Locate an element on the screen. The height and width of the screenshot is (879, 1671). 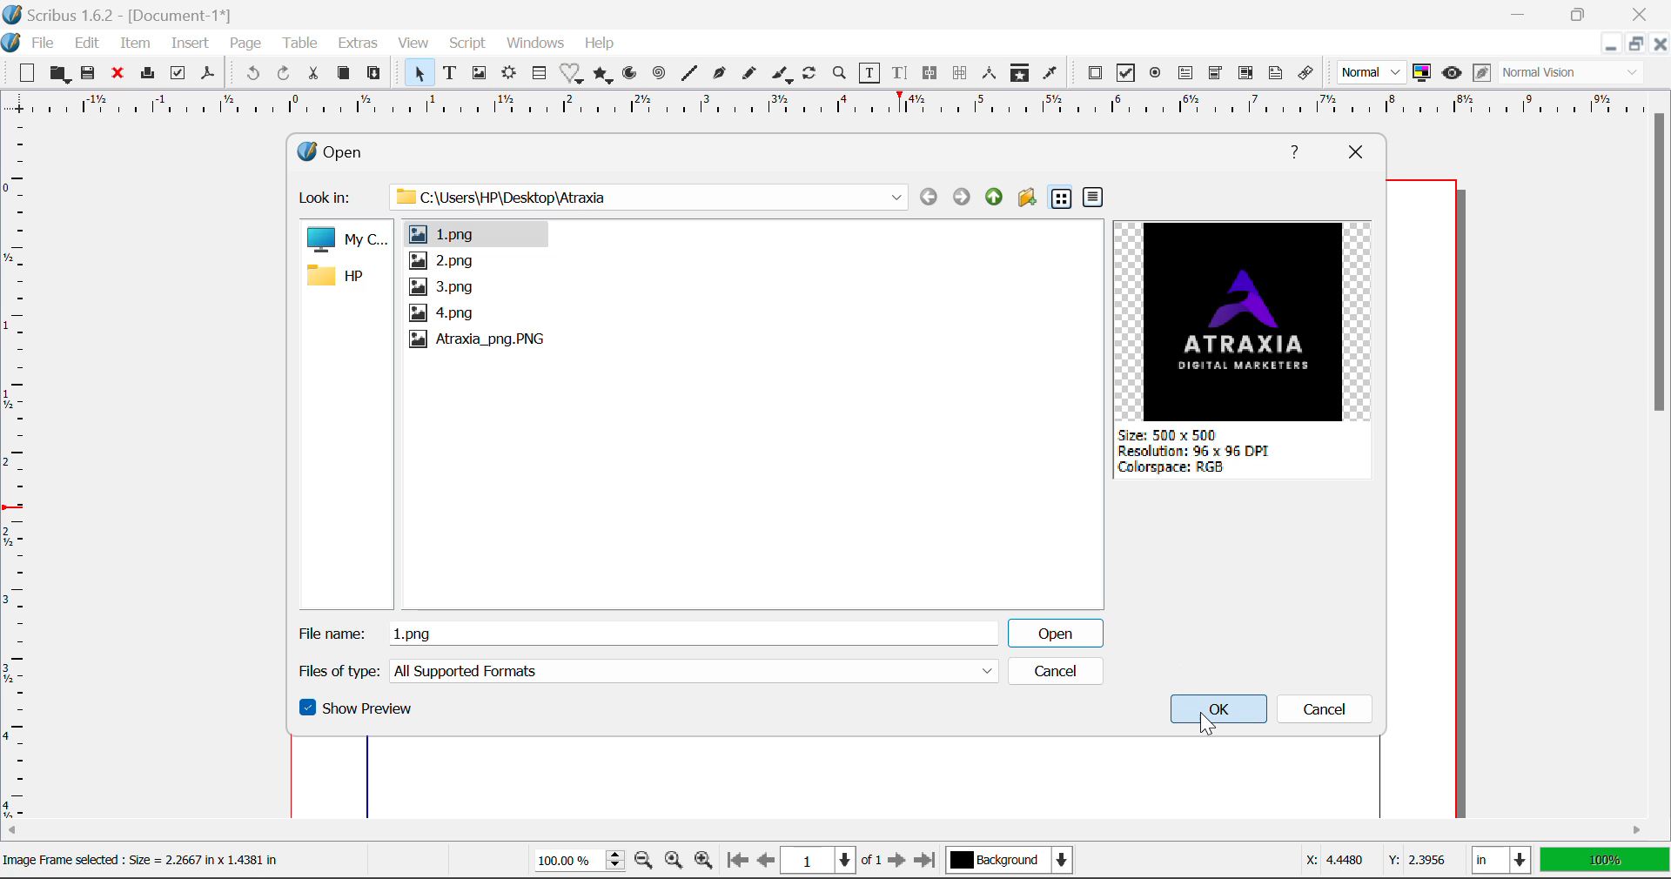
Background is located at coordinates (1012, 862).